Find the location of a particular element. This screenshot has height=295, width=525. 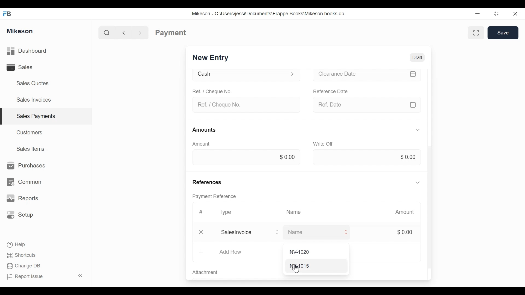

Reports is located at coordinates (24, 199).